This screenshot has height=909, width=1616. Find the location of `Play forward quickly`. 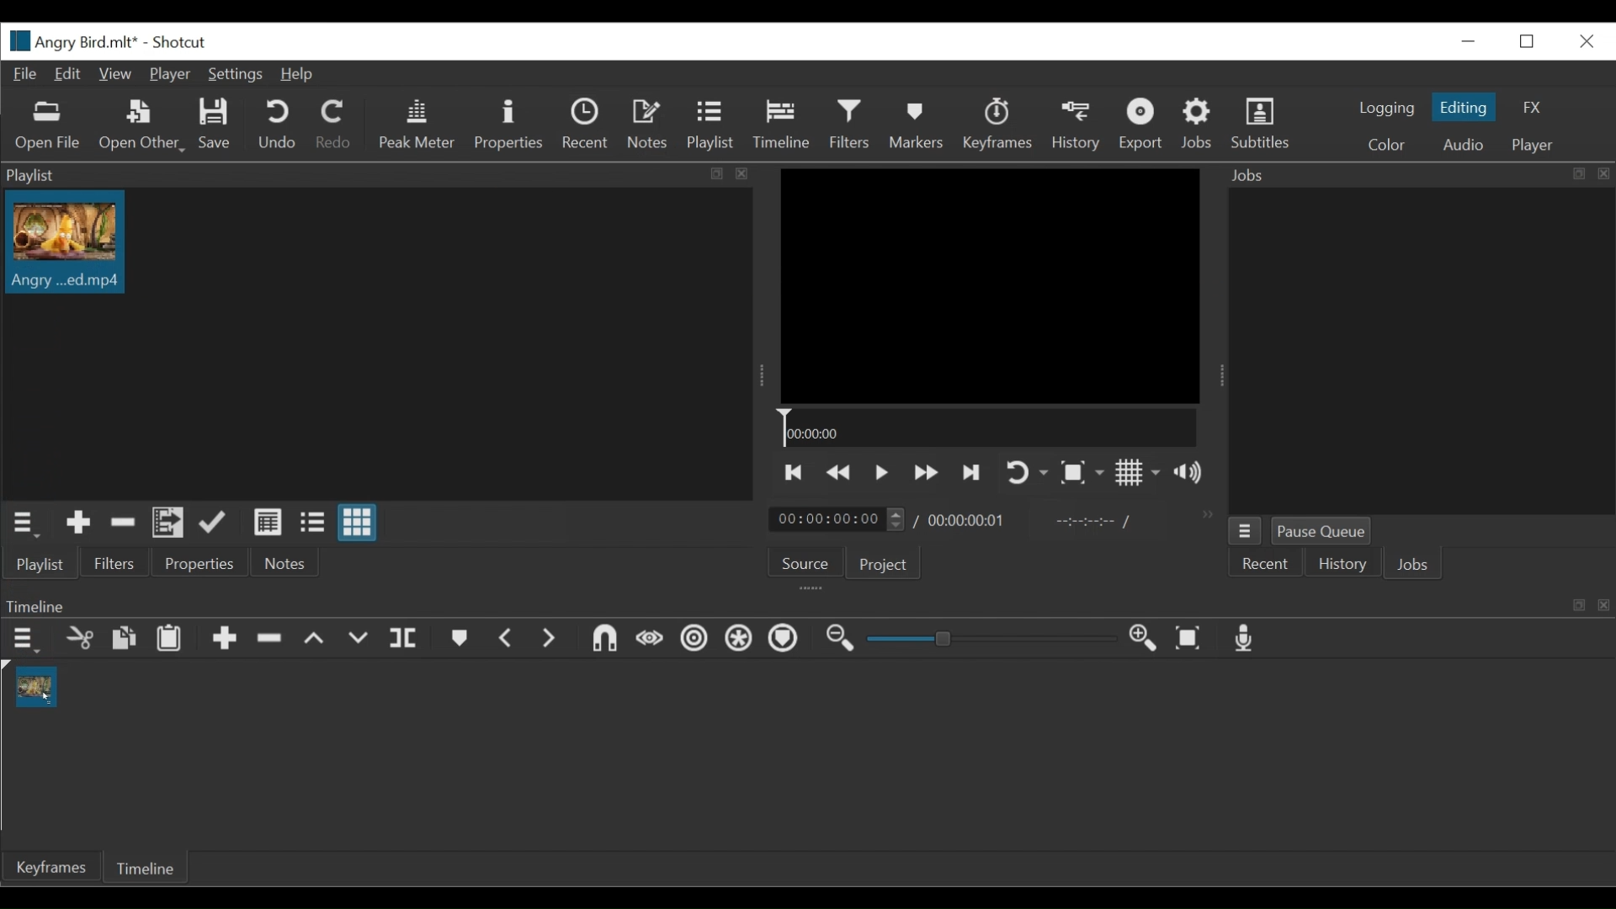

Play forward quickly is located at coordinates (927, 472).